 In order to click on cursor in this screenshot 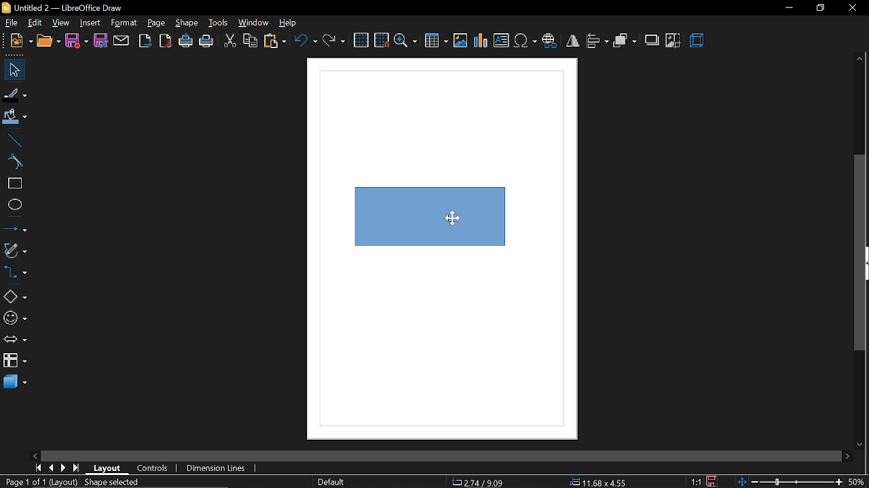, I will do `click(455, 219)`.